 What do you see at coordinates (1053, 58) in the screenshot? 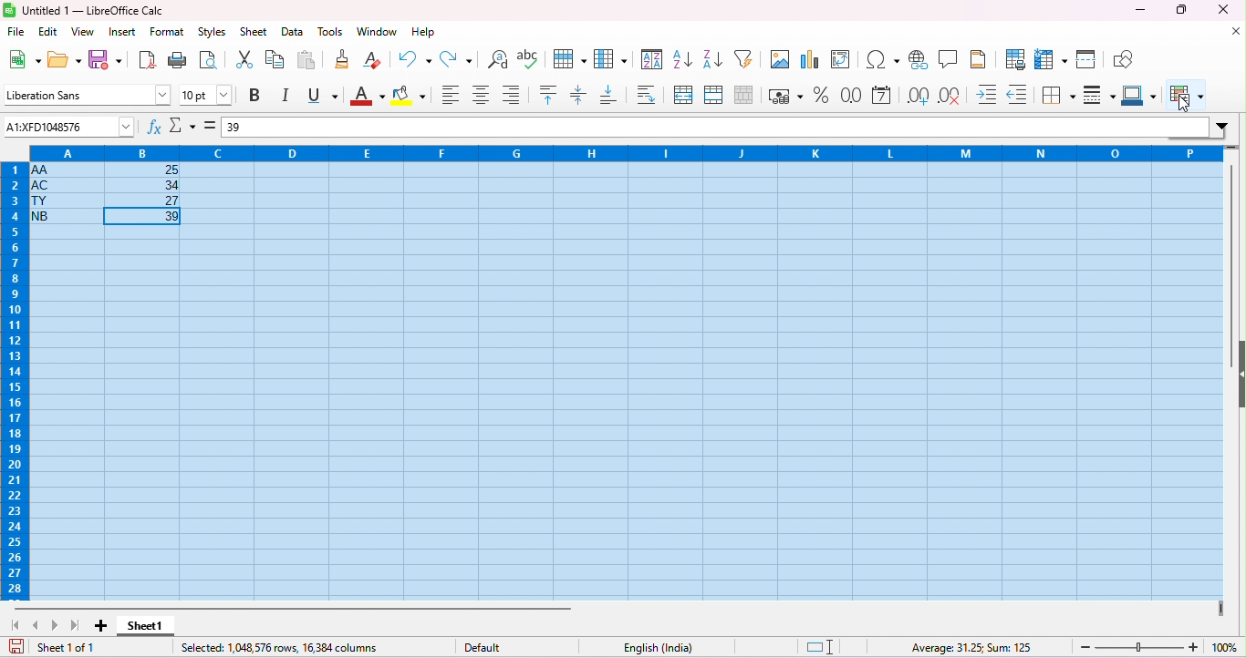
I see `freeze rows and columns` at bounding box center [1053, 58].